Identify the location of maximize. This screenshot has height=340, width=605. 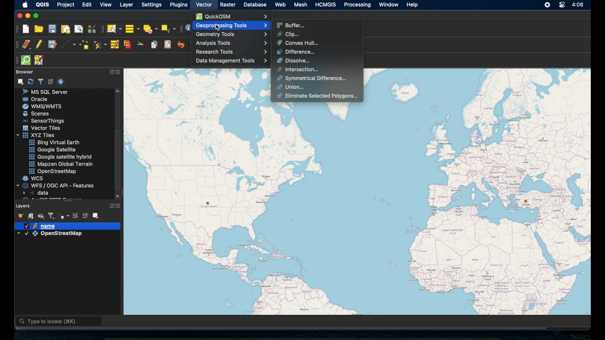
(37, 16).